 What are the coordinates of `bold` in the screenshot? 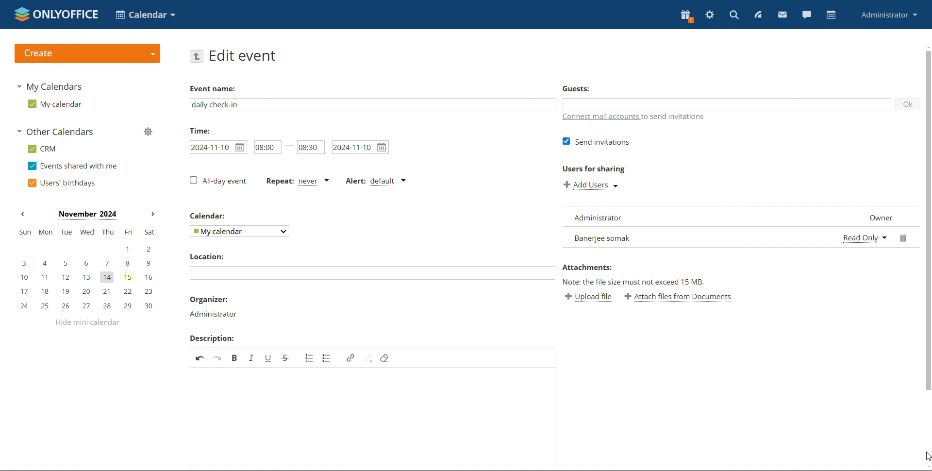 It's located at (235, 358).